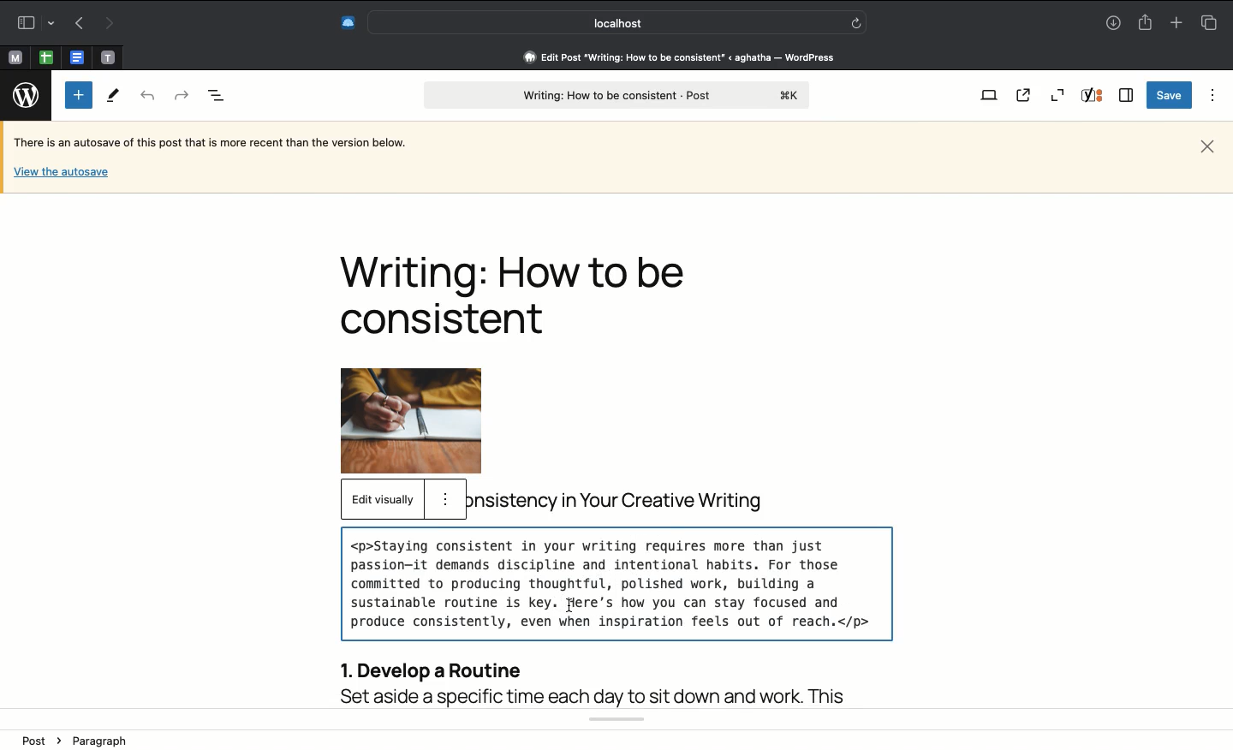 Image resolution: width=1233 pixels, height=750 pixels. I want to click on Save, so click(1167, 96).